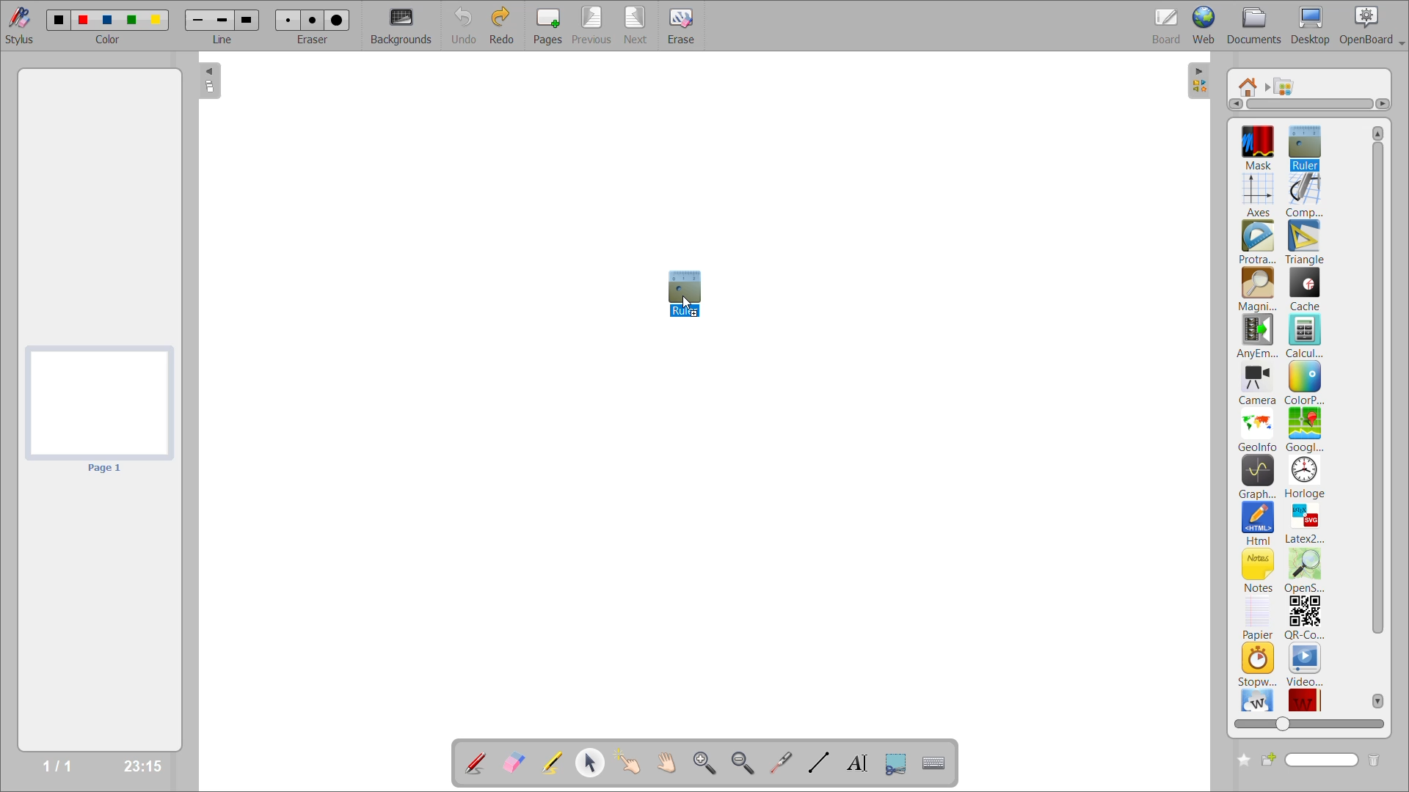  Describe the element at coordinates (1307, 571) in the screenshot. I see `openstreetmap` at that location.